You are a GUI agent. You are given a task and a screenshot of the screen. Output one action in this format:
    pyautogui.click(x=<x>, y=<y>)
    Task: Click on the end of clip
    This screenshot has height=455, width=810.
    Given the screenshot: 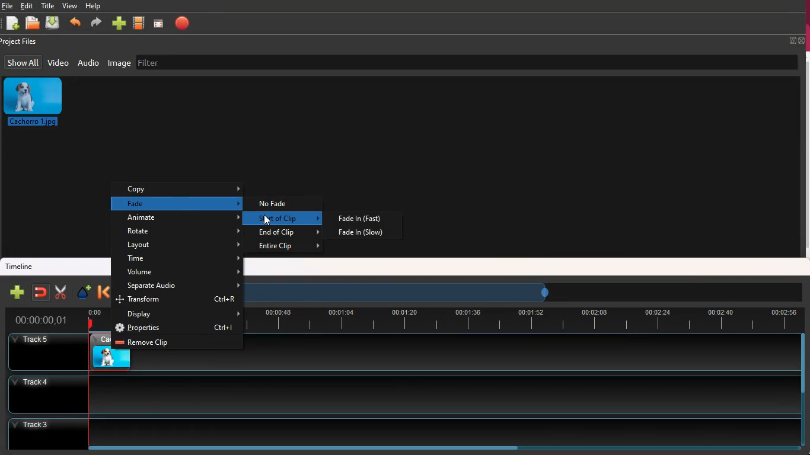 What is the action you would take?
    pyautogui.click(x=288, y=232)
    